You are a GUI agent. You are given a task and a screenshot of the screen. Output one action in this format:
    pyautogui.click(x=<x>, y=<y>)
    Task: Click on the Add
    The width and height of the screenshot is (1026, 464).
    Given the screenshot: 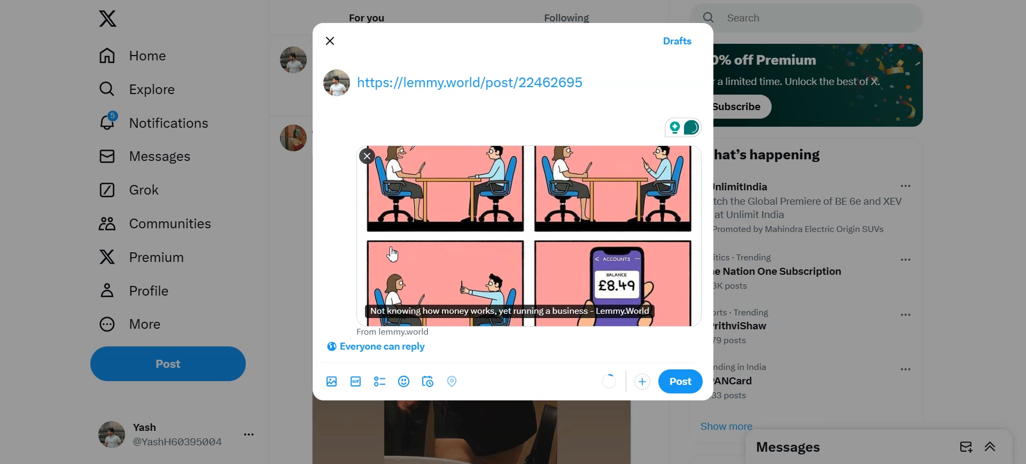 What is the action you would take?
    pyautogui.click(x=643, y=381)
    